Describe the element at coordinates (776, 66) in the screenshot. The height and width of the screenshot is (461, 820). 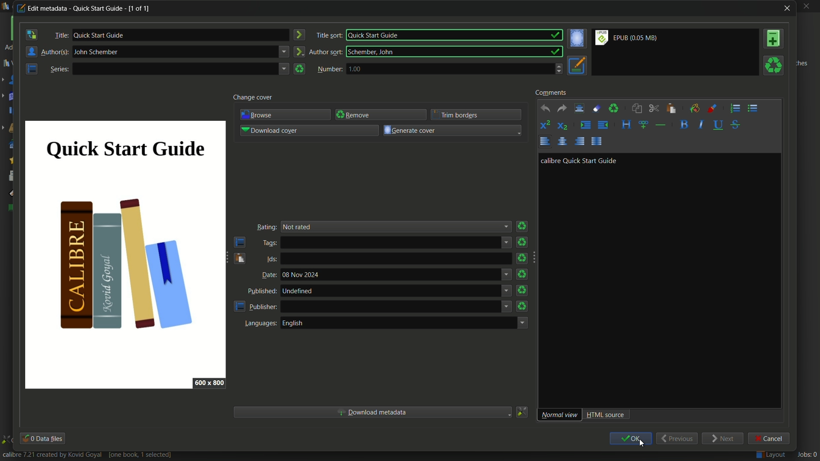
I see `remove format` at that location.